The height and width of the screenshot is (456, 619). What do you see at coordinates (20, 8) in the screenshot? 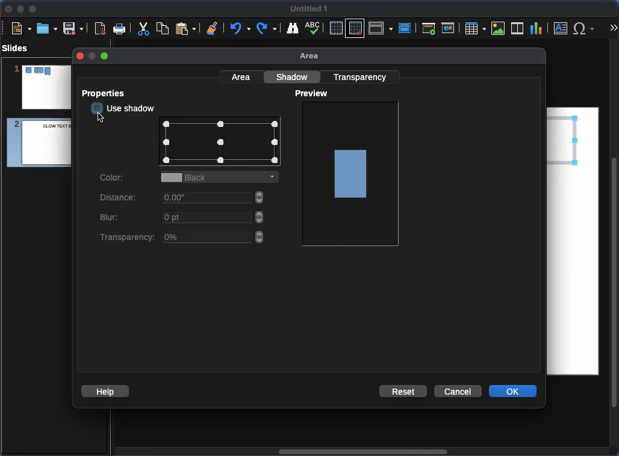
I see `Minimize` at bounding box center [20, 8].